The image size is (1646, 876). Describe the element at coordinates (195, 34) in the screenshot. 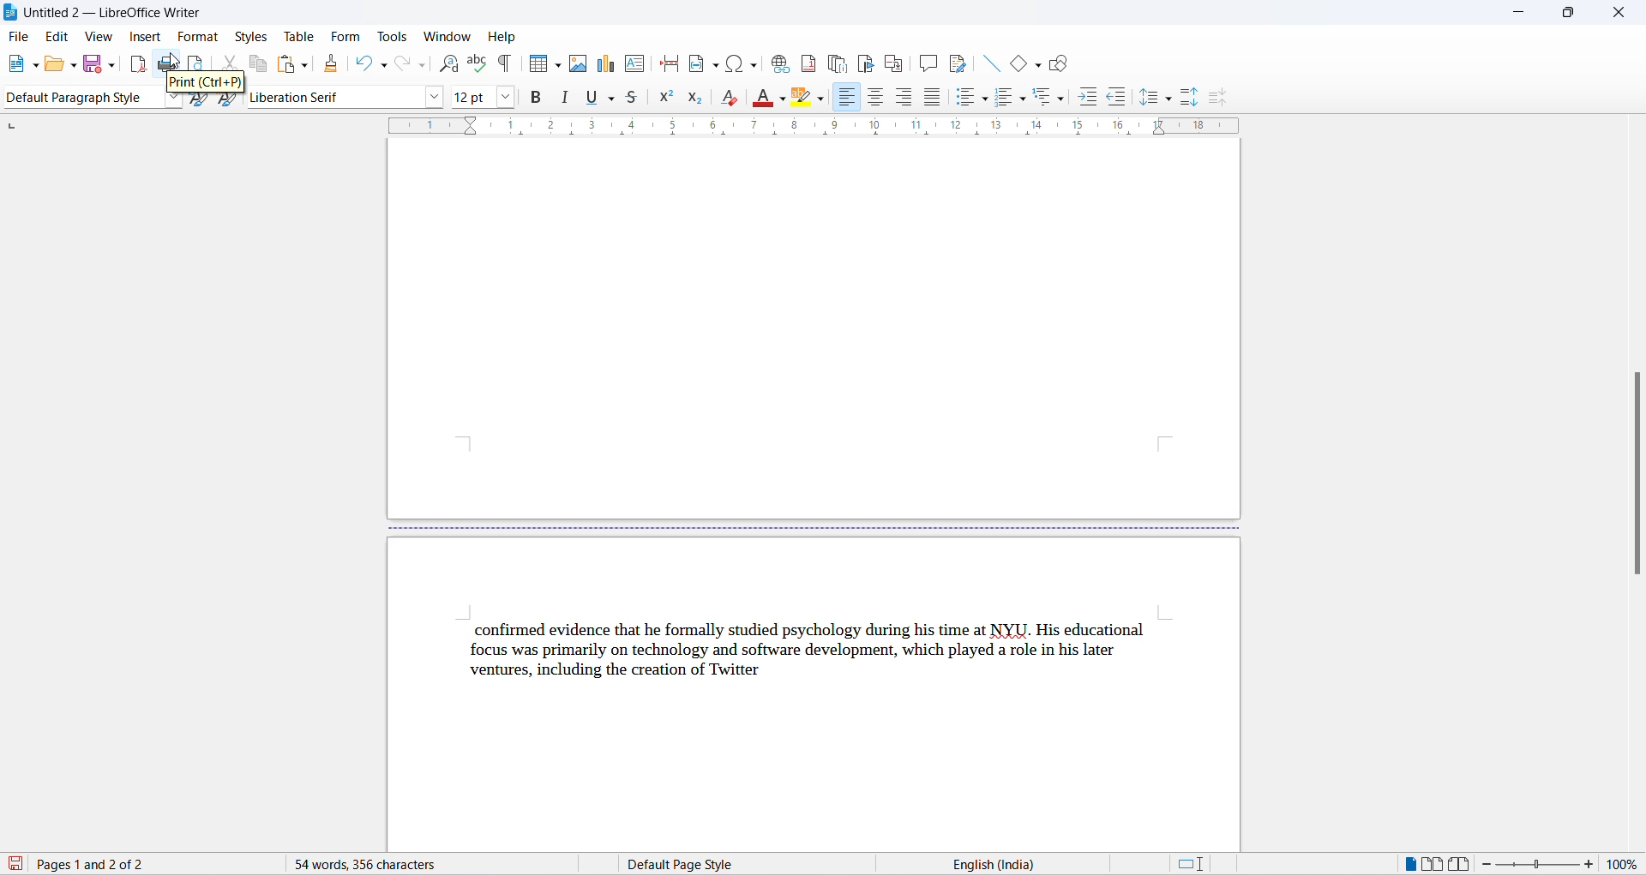

I see `format` at that location.